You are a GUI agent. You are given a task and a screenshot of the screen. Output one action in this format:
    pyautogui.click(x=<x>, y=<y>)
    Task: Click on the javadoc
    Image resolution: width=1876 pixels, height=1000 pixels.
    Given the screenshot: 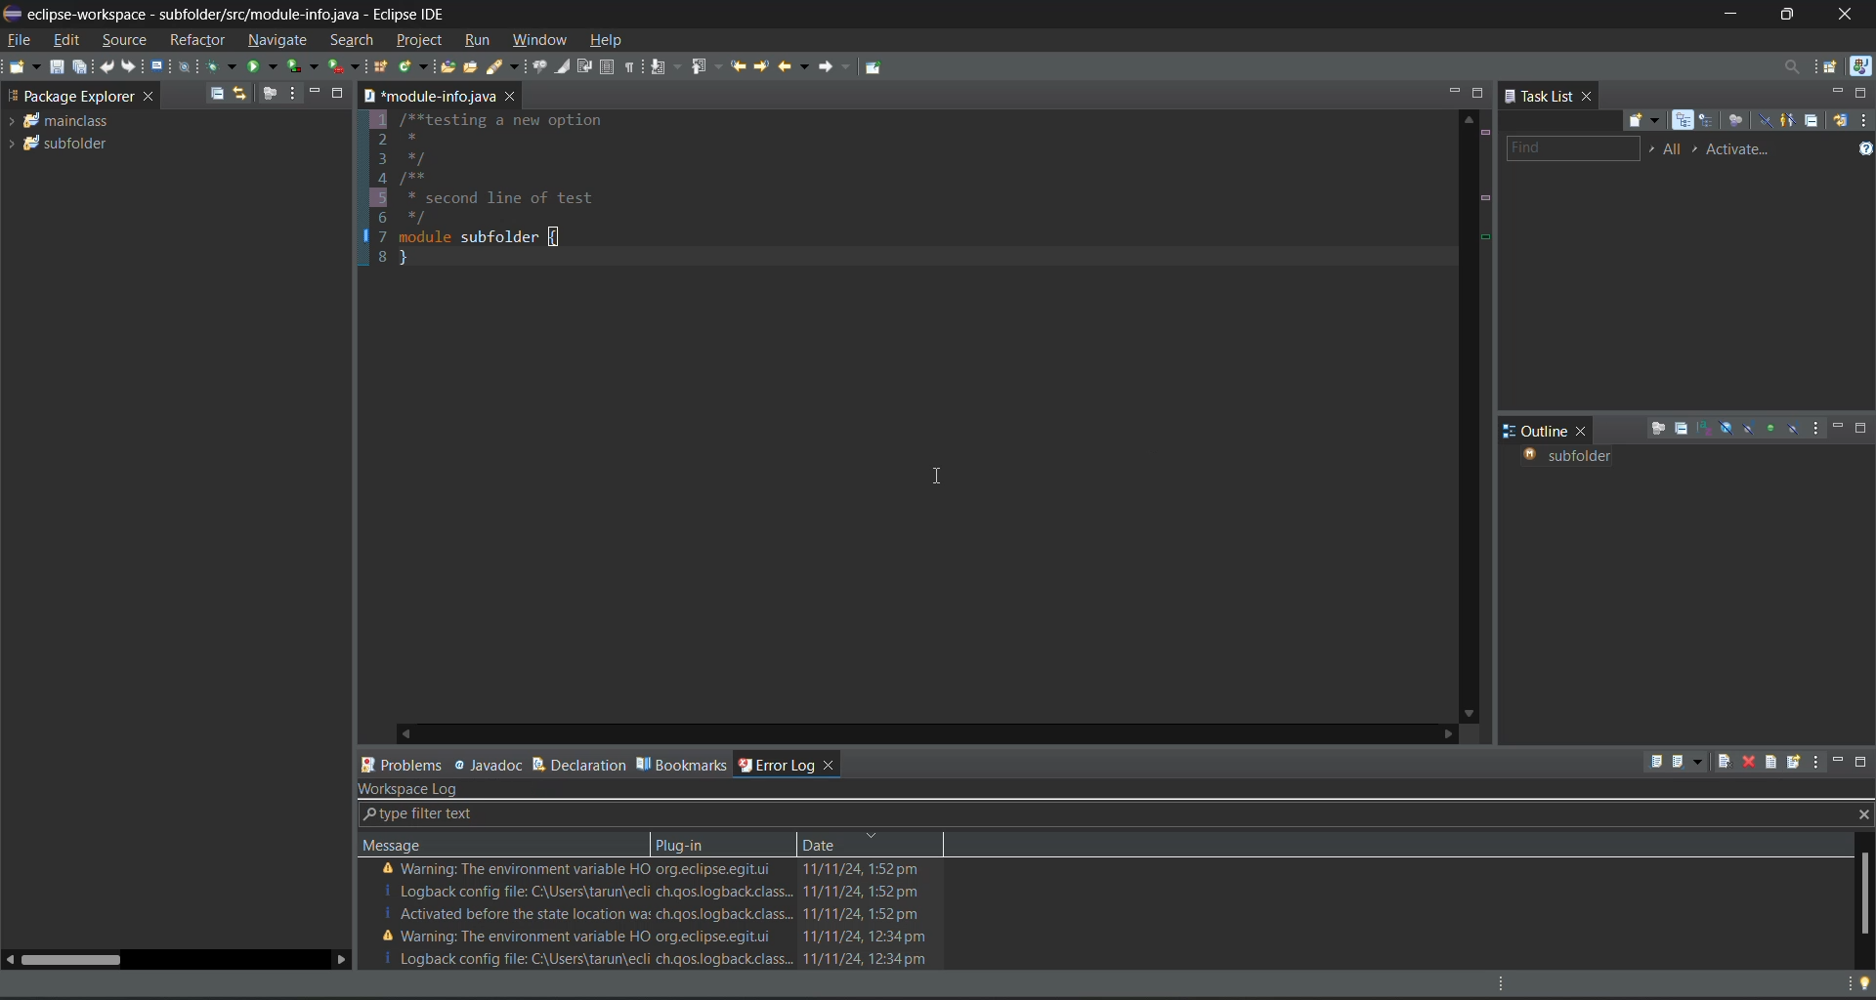 What is the action you would take?
    pyautogui.click(x=505, y=765)
    